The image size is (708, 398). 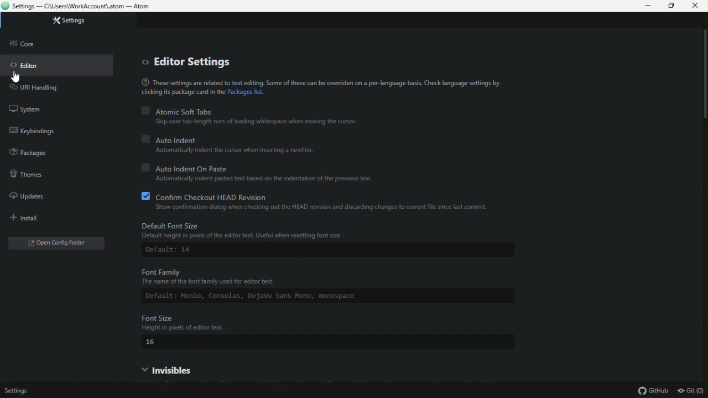 What do you see at coordinates (272, 169) in the screenshot?
I see `Auto indent on paste` at bounding box center [272, 169].